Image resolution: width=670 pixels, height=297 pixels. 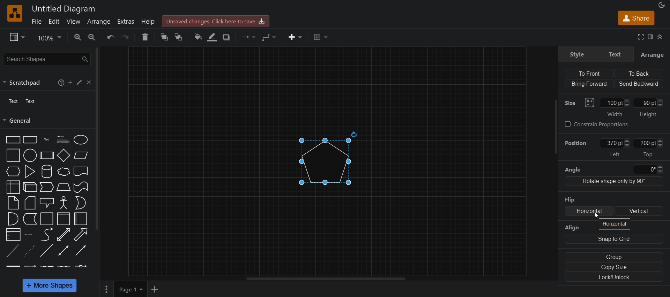 What do you see at coordinates (615, 224) in the screenshot?
I see `Horizontal` at bounding box center [615, 224].